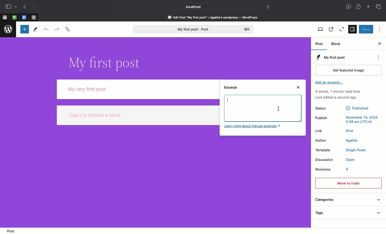 The height and width of the screenshot is (234, 386). Describe the element at coordinates (46, 30) in the screenshot. I see `Undo` at that location.